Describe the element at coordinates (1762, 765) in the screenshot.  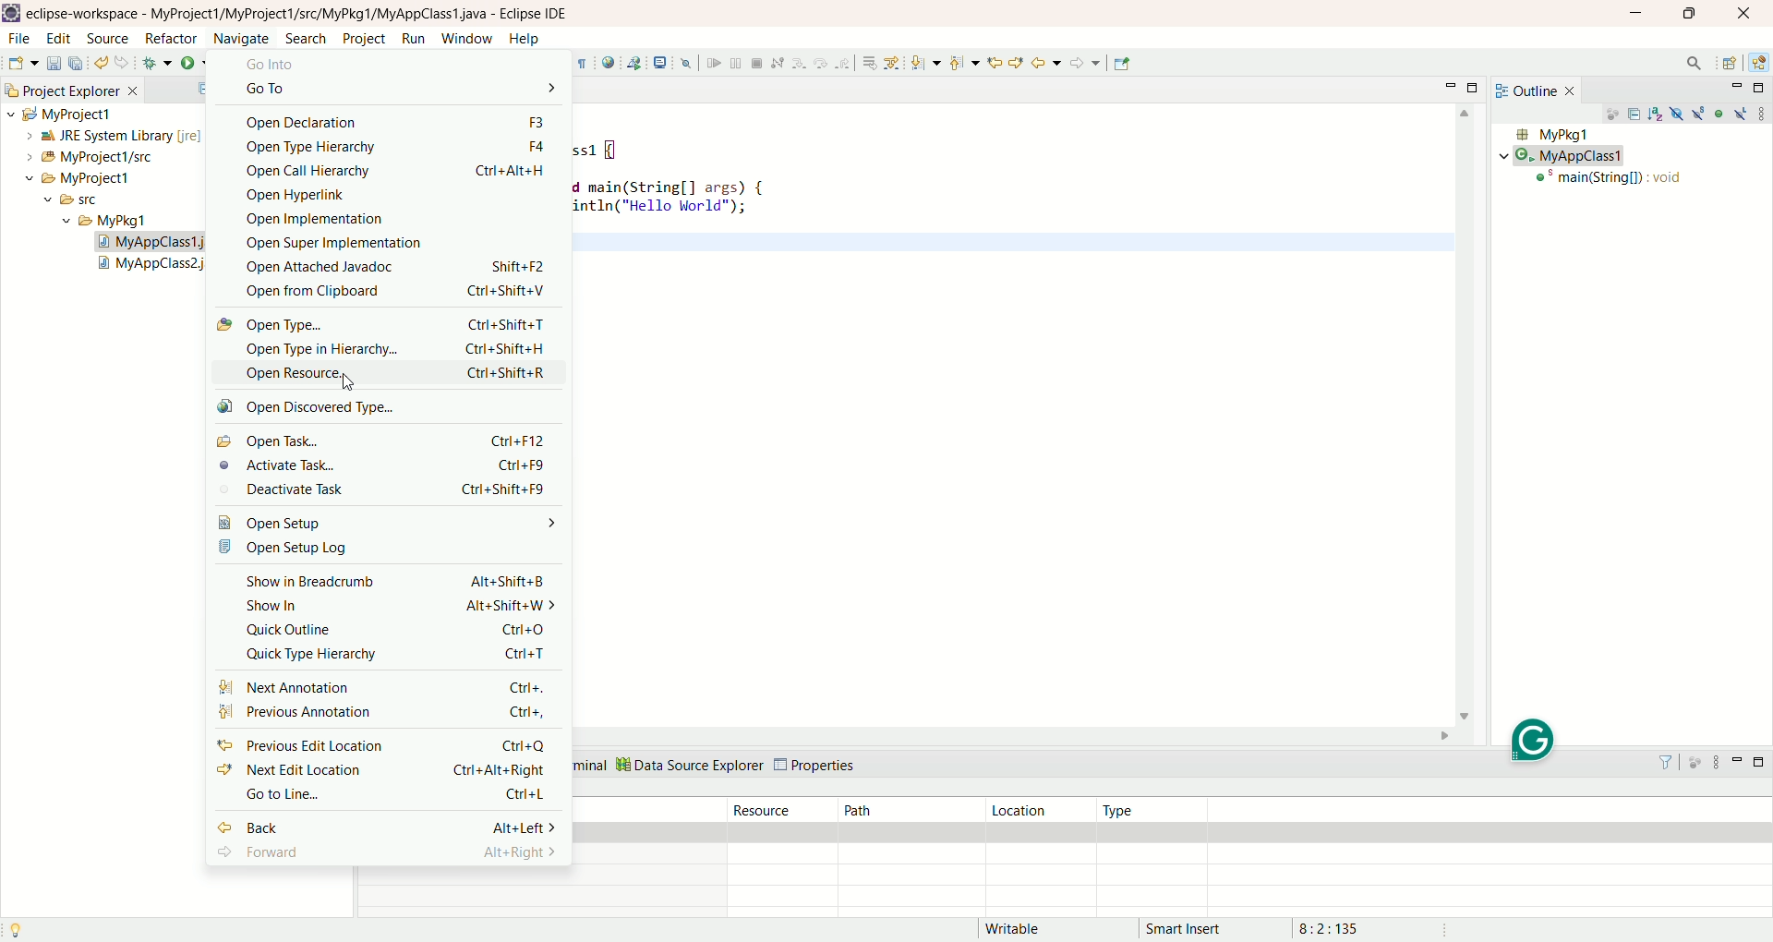
I see `maximise` at that location.